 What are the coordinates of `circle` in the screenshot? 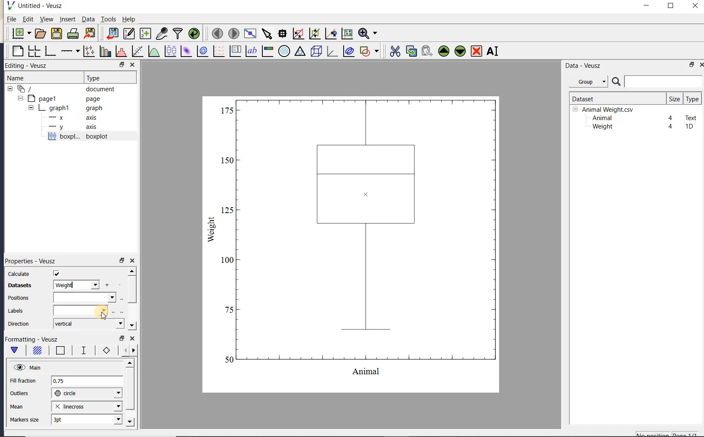 It's located at (87, 393).